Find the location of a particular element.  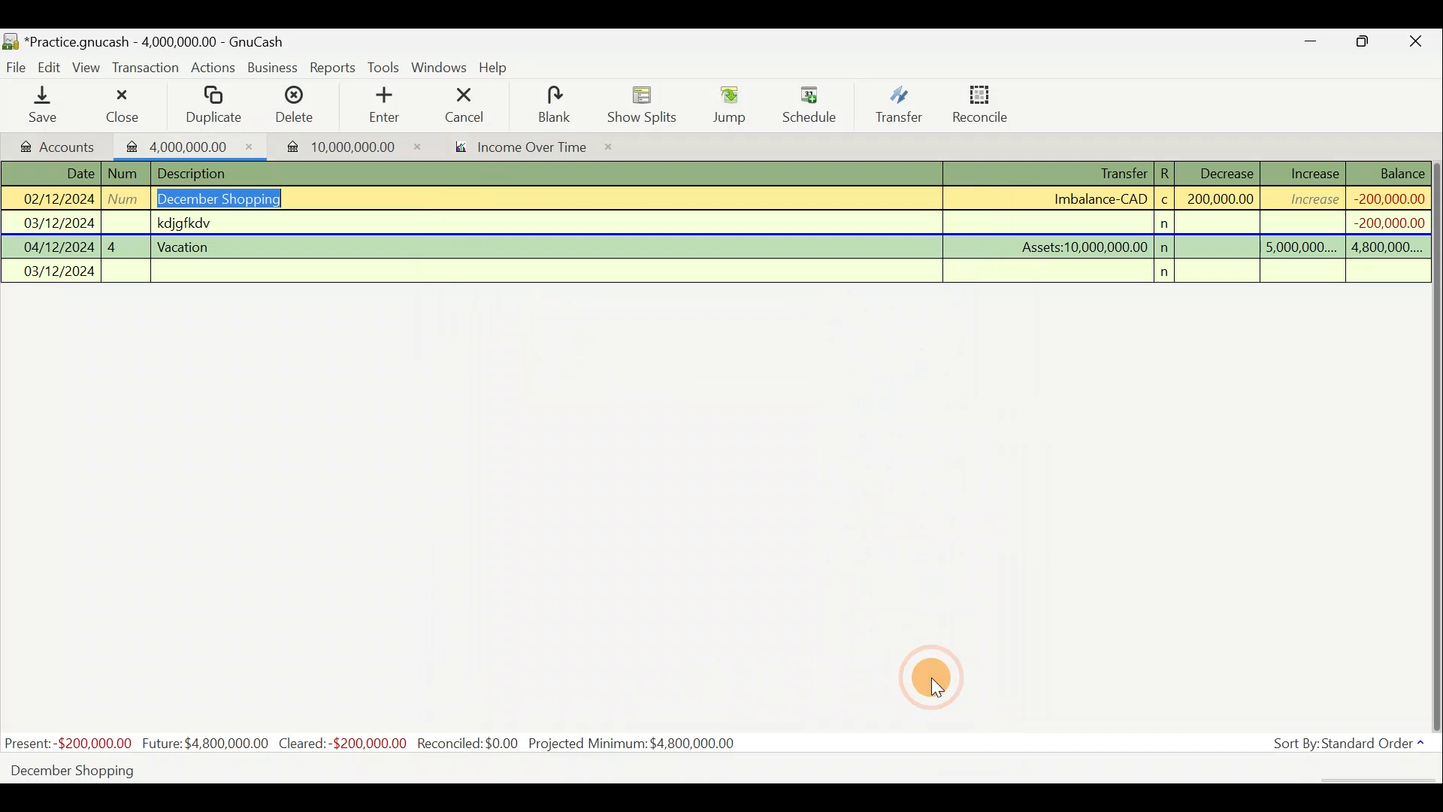

Enter is located at coordinates (383, 105).